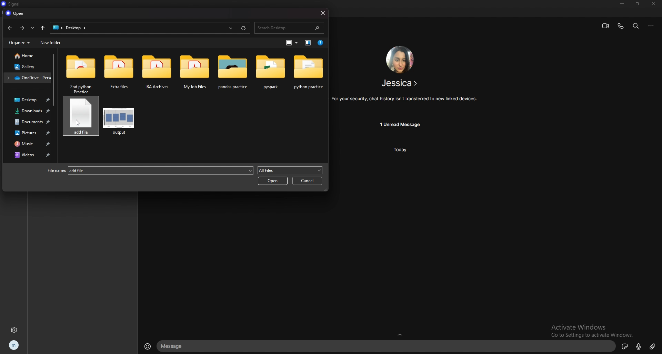 The width and height of the screenshot is (662, 354). I want to click on cancel, so click(308, 180).